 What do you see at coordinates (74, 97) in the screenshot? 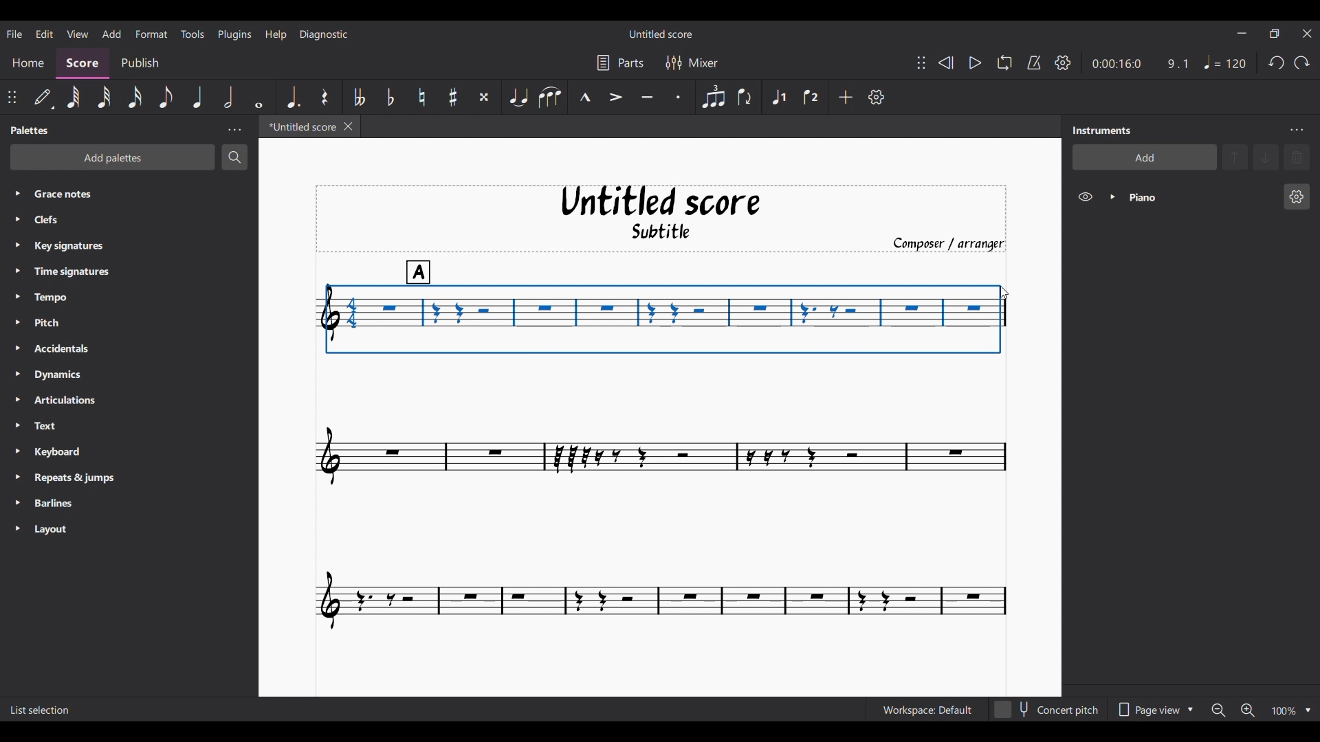
I see `64th note` at bounding box center [74, 97].